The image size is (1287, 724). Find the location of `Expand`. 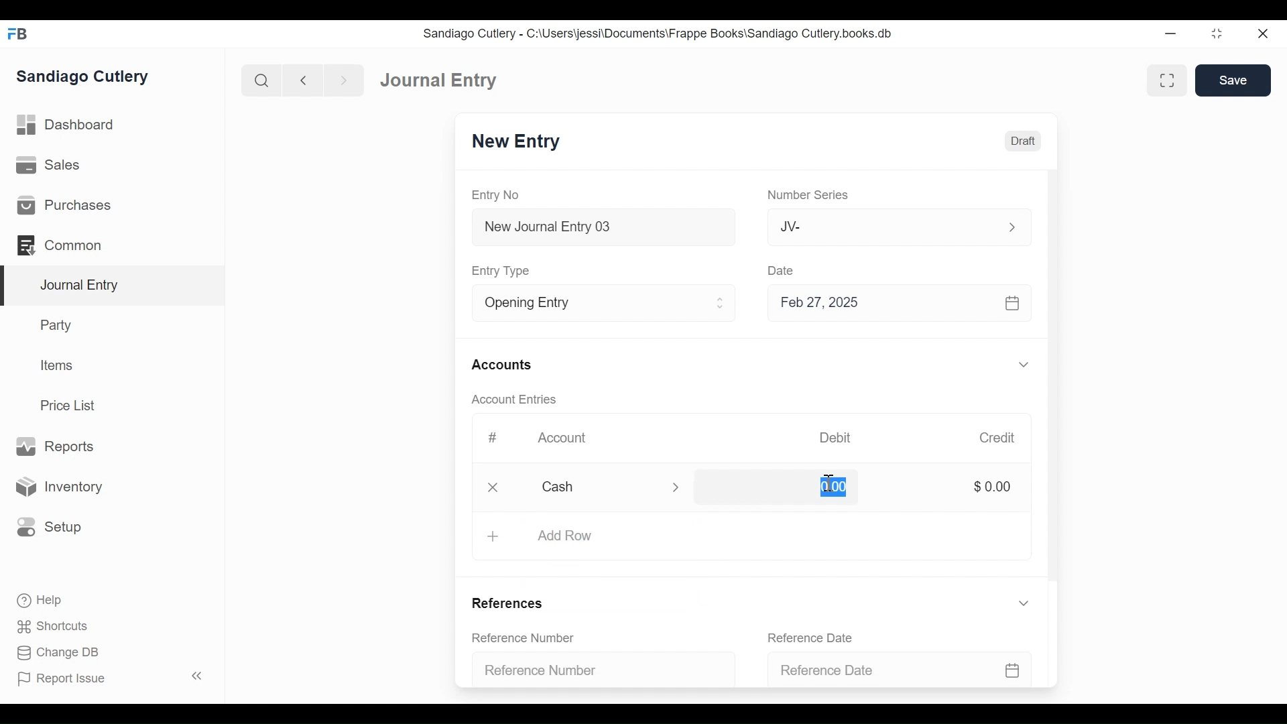

Expand is located at coordinates (721, 304).